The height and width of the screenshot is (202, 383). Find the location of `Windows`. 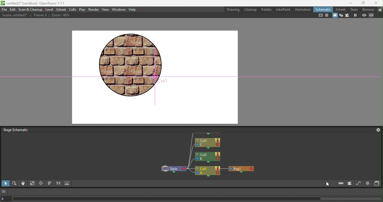

Windows is located at coordinates (119, 10).